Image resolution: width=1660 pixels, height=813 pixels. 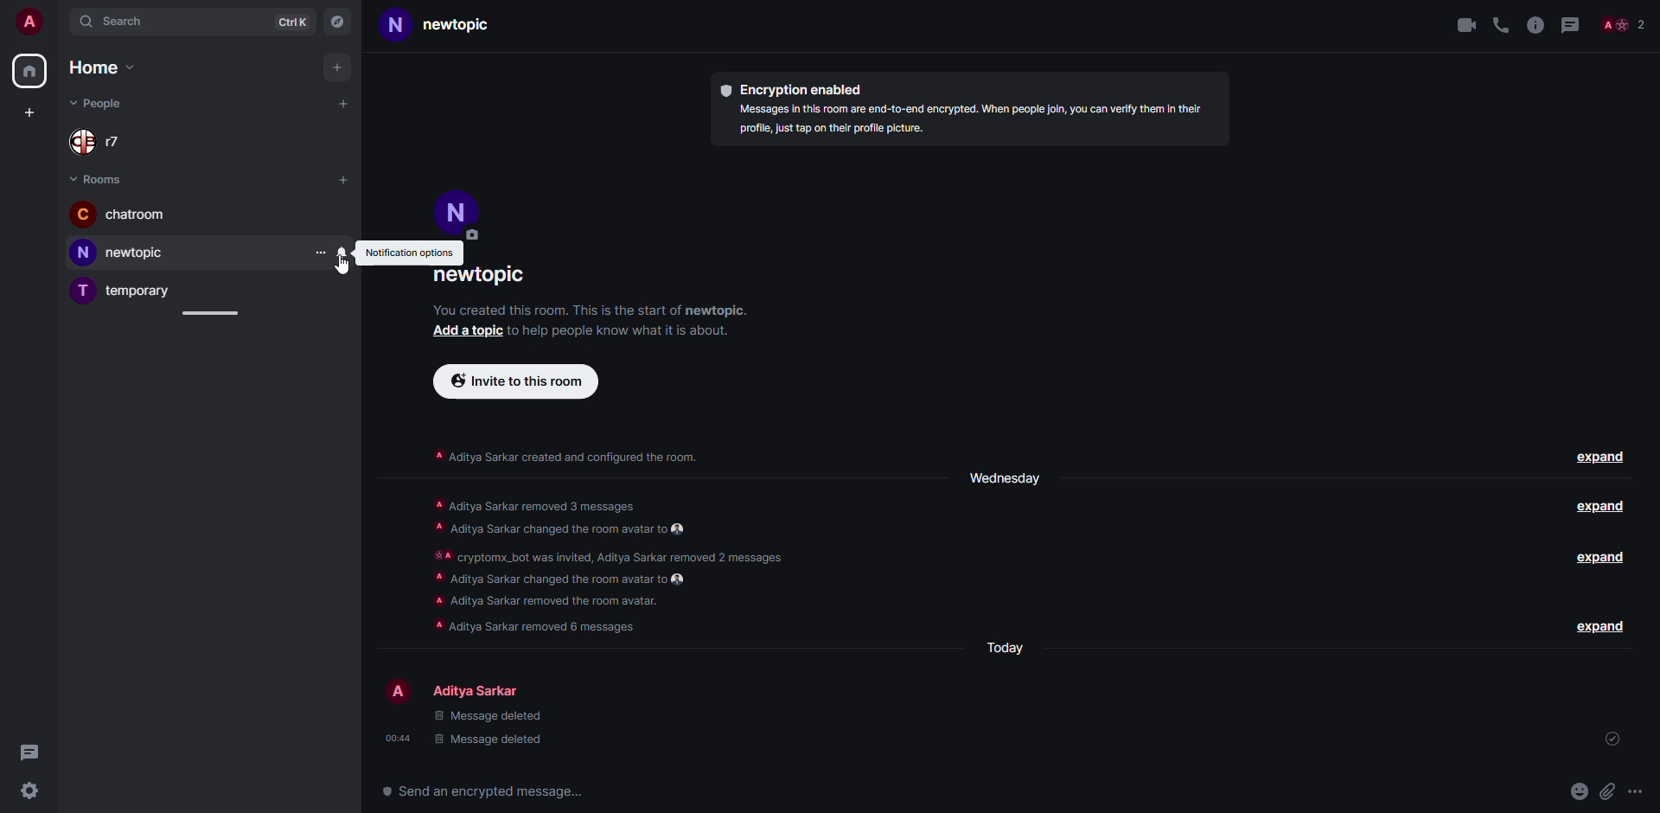 What do you see at coordinates (406, 253) in the screenshot?
I see `notification setting` at bounding box center [406, 253].